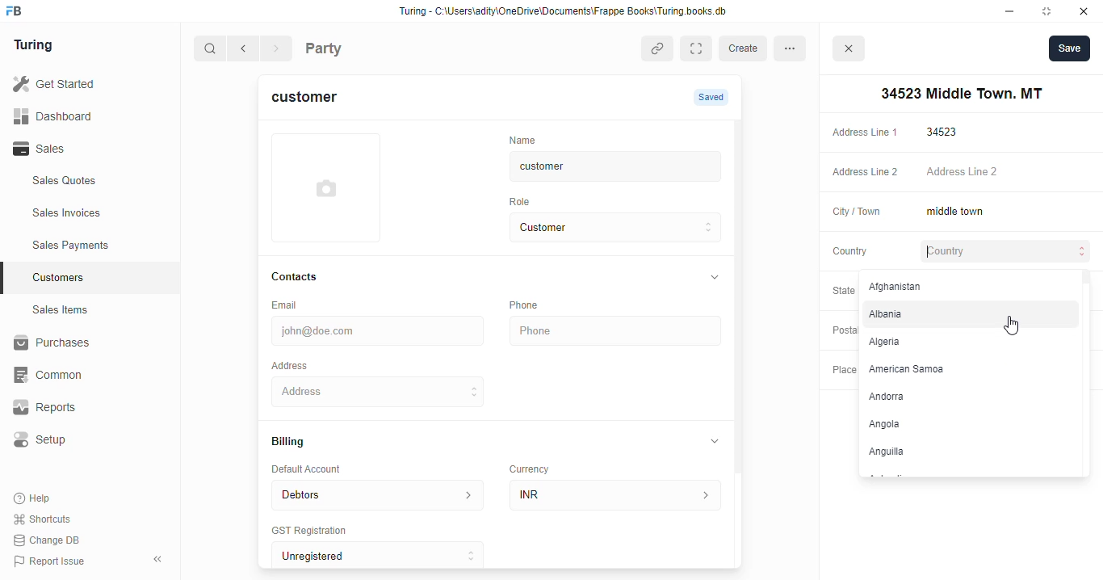 Image resolution: width=1103 pixels, height=580 pixels. Describe the element at coordinates (526, 139) in the screenshot. I see `‘Name` at that location.